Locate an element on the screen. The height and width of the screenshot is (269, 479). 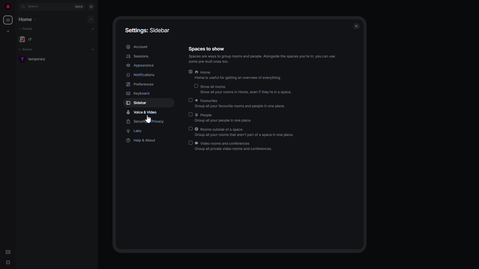
add is located at coordinates (93, 50).